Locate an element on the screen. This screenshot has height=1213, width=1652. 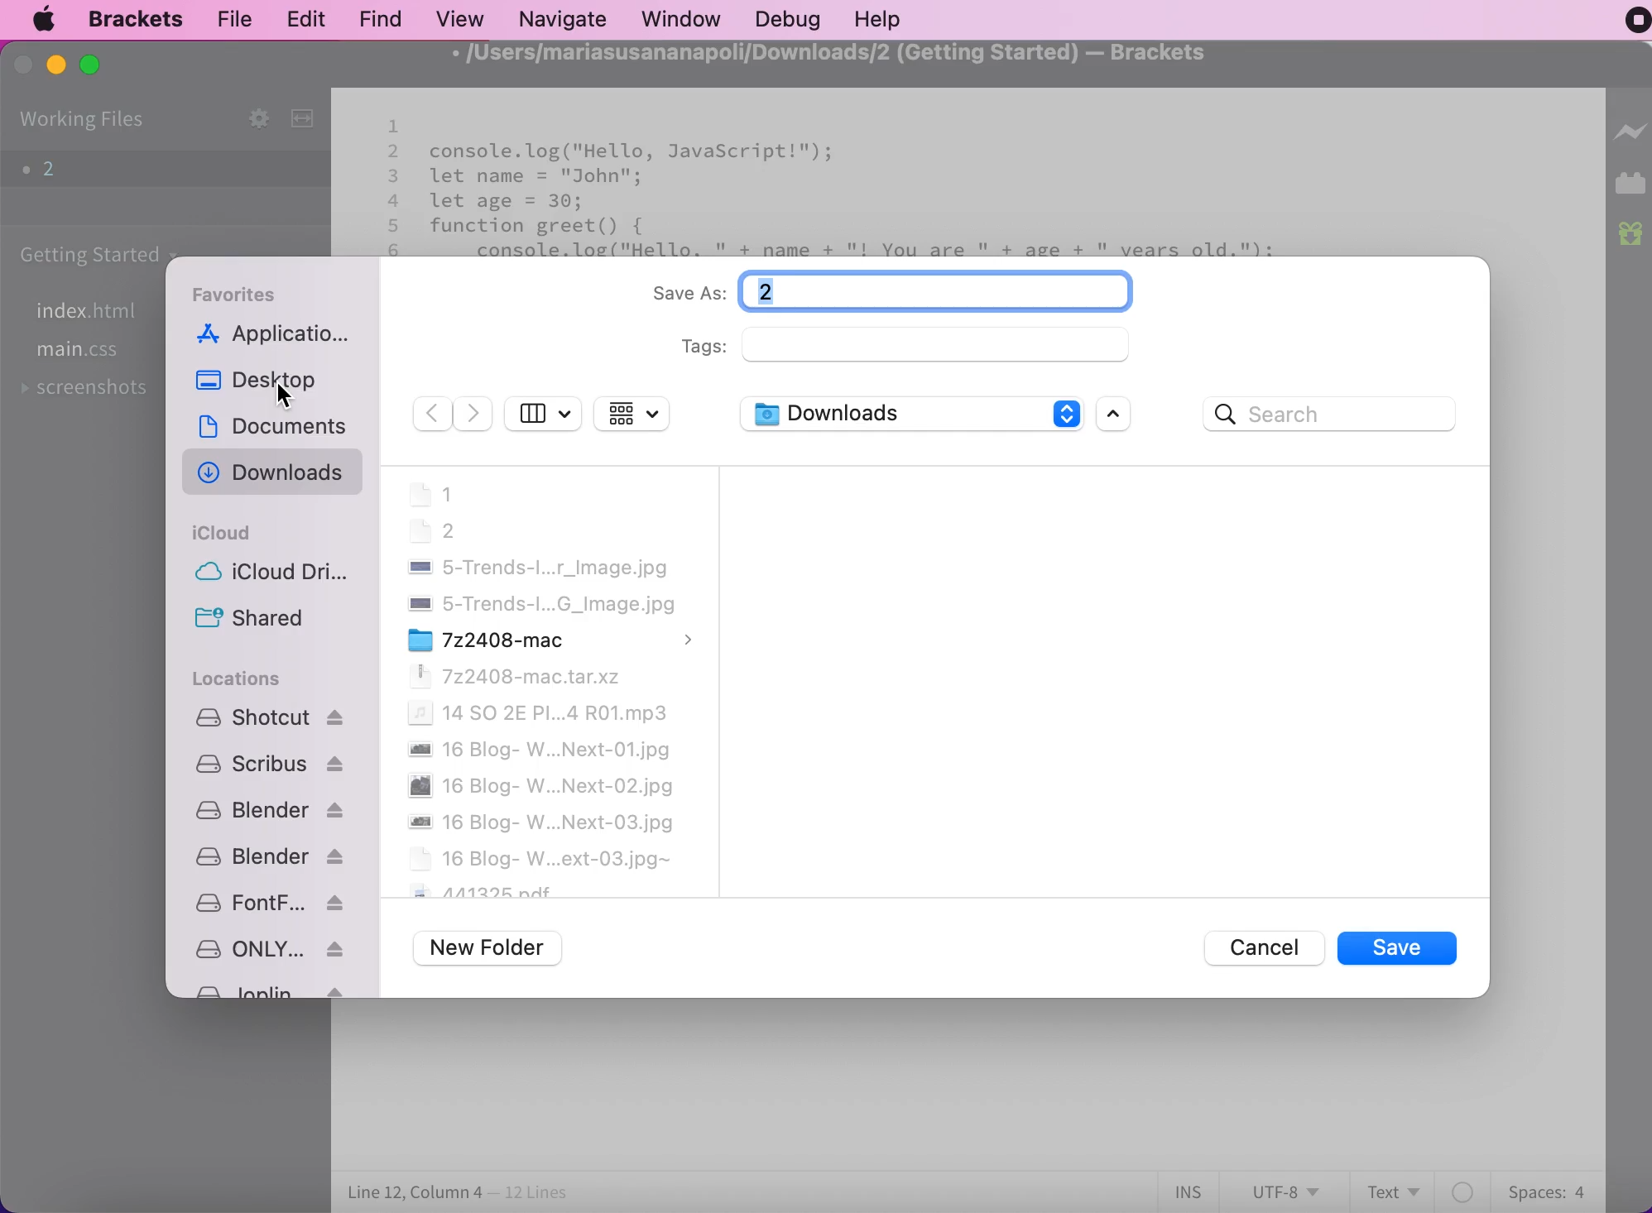
2 is located at coordinates (433, 531).